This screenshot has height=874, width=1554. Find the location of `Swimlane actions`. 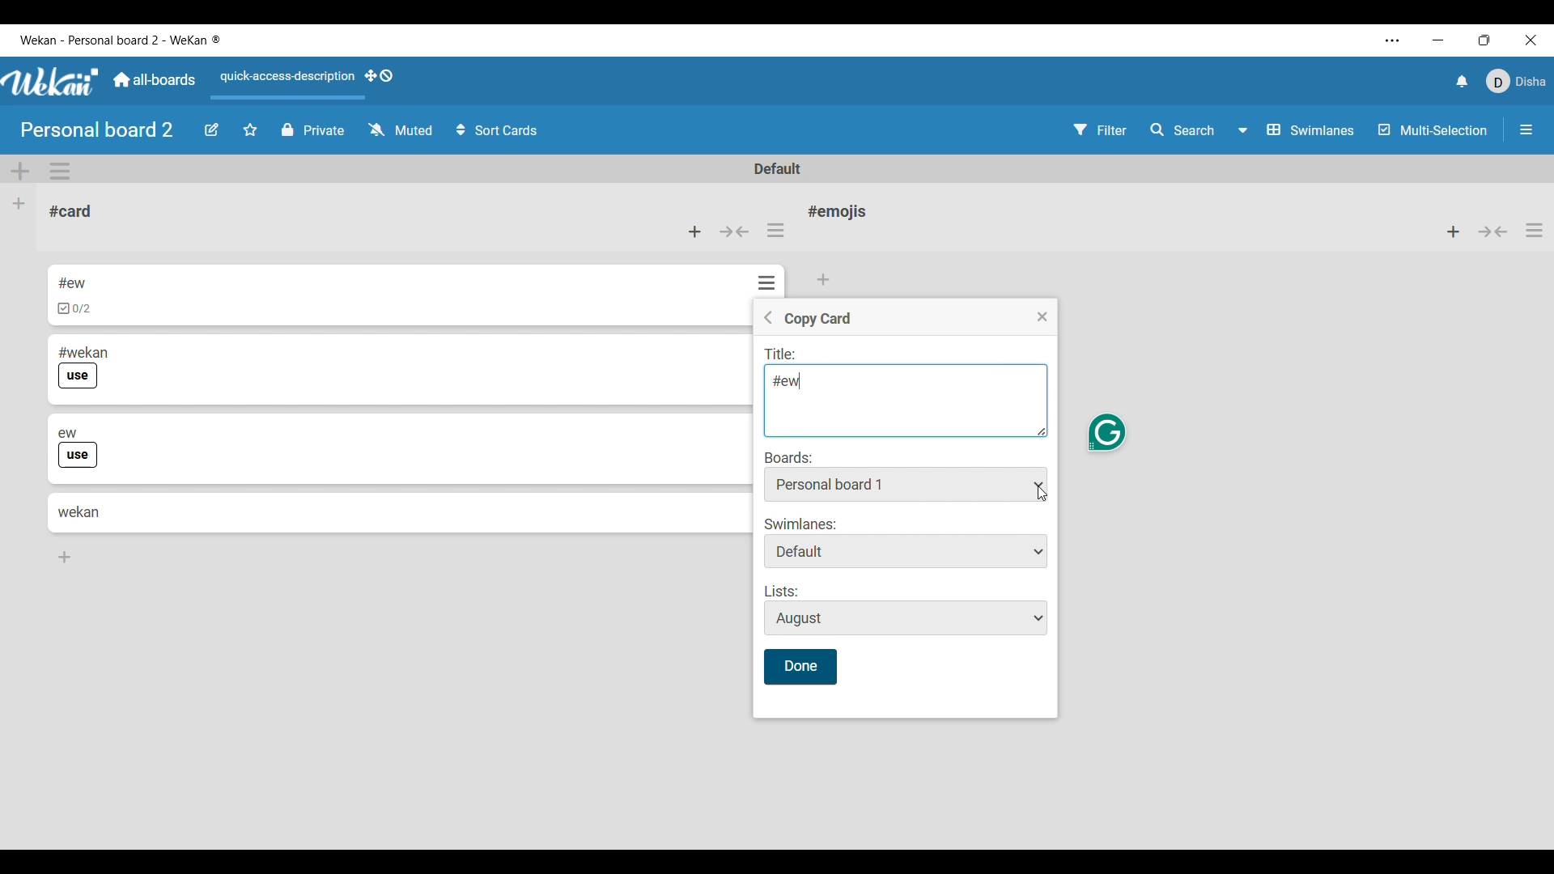

Swimlane actions is located at coordinates (60, 172).